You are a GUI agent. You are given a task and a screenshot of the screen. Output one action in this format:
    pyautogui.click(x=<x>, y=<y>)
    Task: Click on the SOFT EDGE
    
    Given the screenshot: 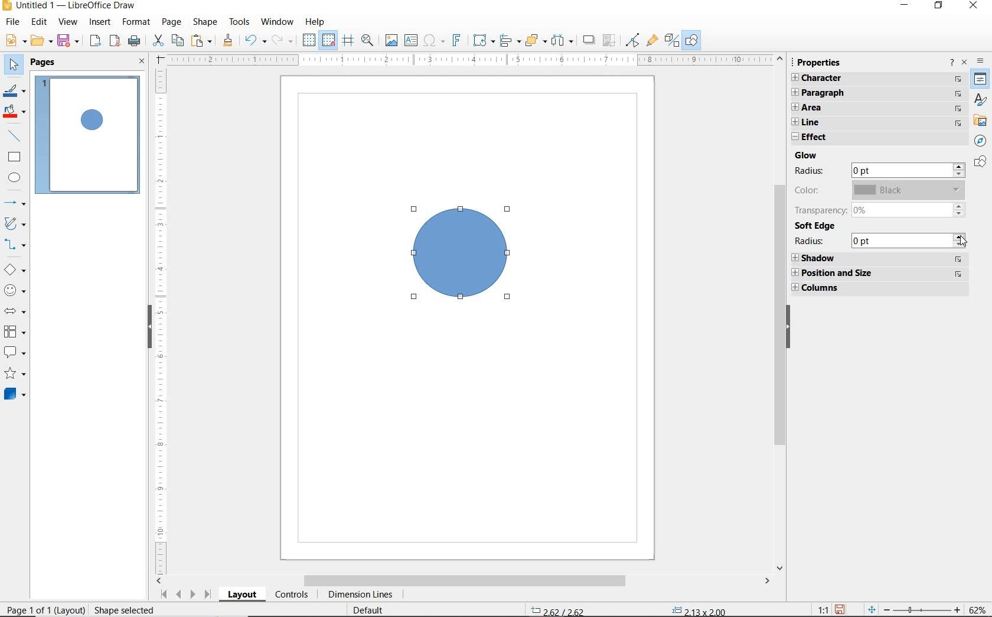 What is the action you would take?
    pyautogui.click(x=815, y=226)
    